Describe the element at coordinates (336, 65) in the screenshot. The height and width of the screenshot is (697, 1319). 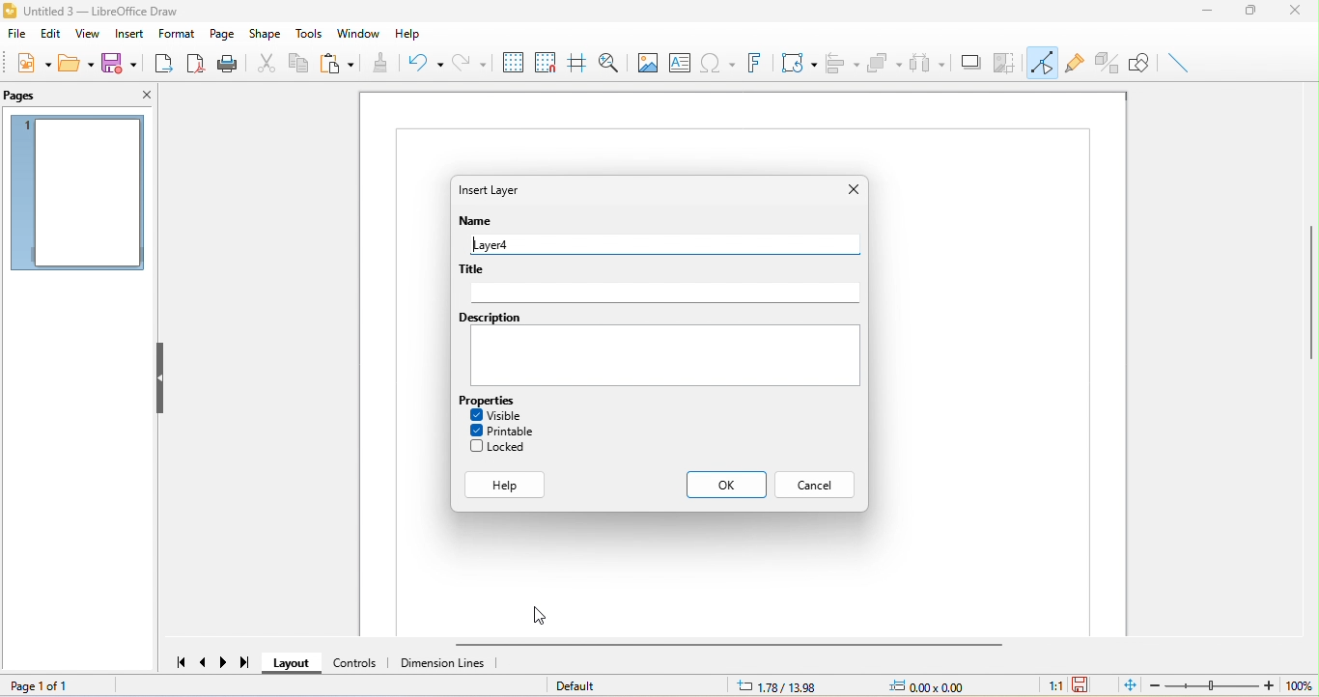
I see `paste` at that location.